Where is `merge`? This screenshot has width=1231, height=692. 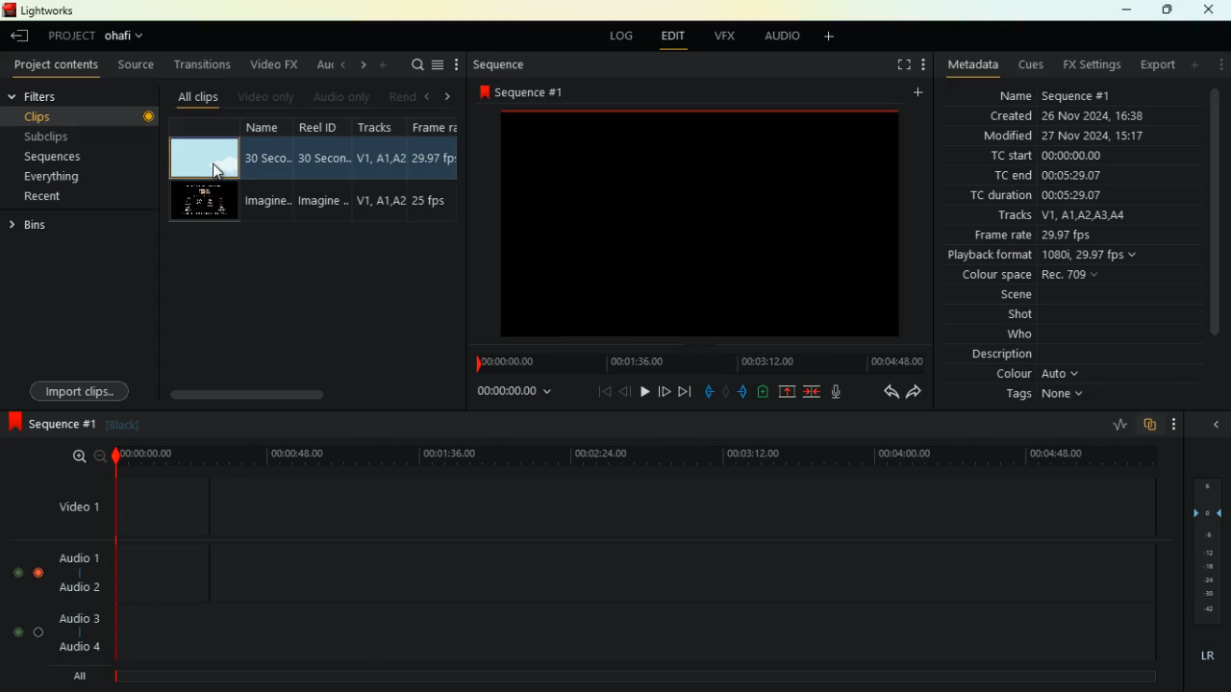 merge is located at coordinates (813, 392).